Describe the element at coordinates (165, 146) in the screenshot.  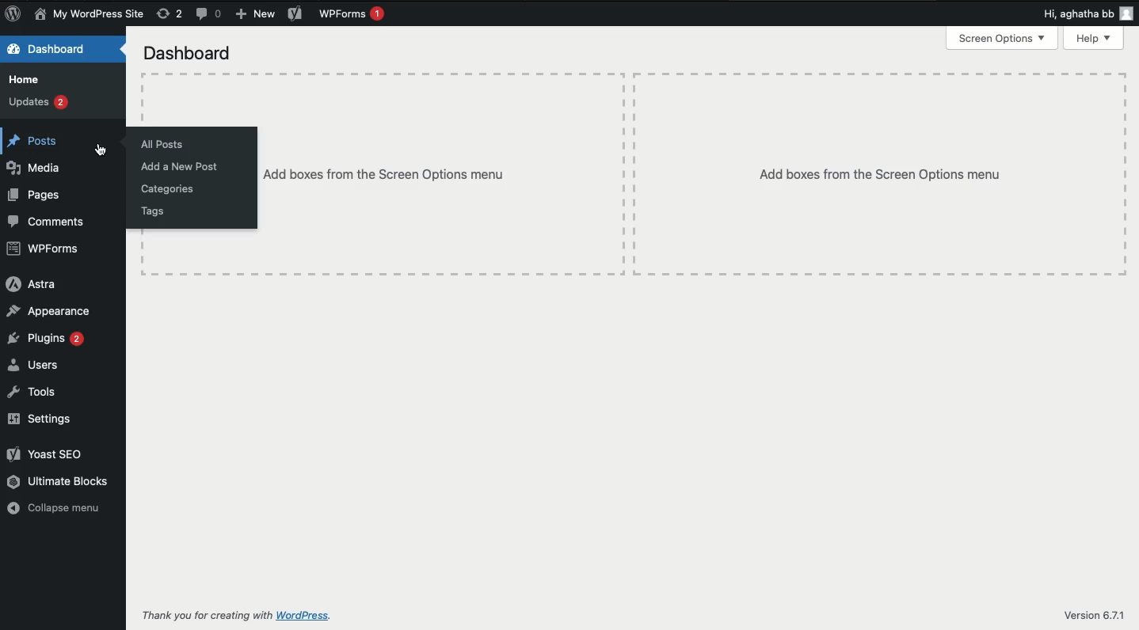
I see `All posts` at that location.